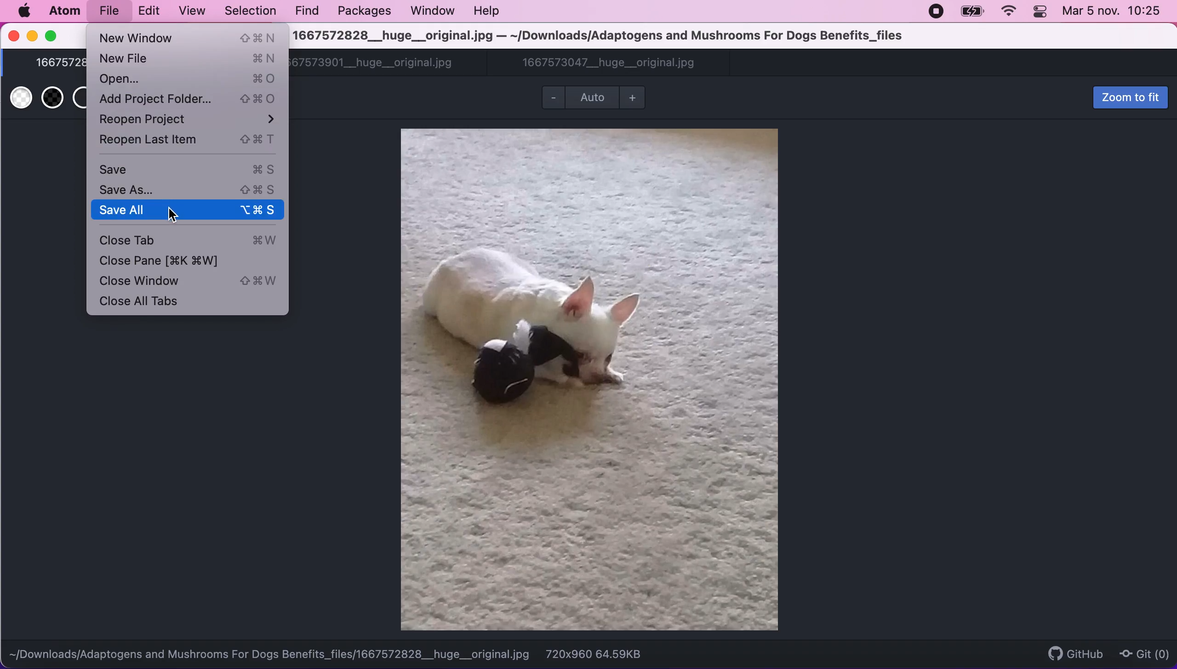 Image resolution: width=1177 pixels, height=669 pixels. Describe the element at coordinates (157, 302) in the screenshot. I see `close all tabs` at that location.